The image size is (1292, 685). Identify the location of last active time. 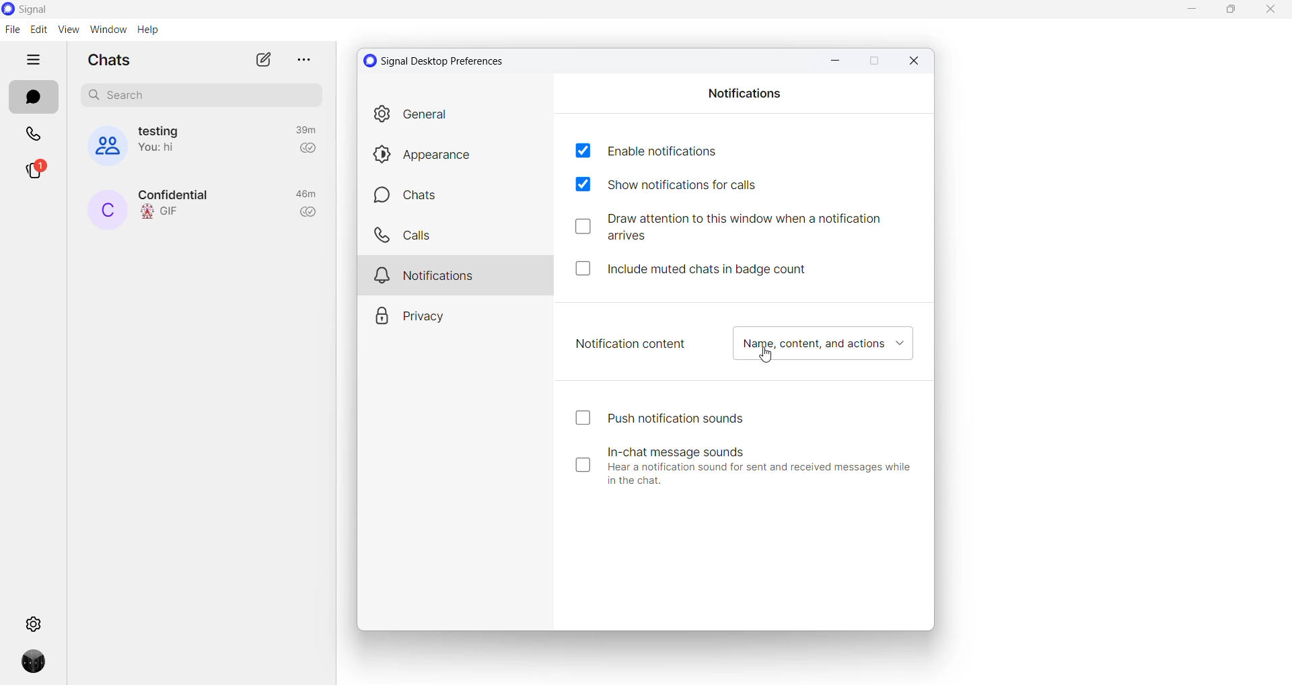
(306, 195).